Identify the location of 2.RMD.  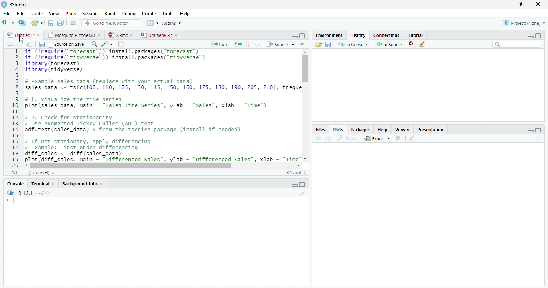
(120, 35).